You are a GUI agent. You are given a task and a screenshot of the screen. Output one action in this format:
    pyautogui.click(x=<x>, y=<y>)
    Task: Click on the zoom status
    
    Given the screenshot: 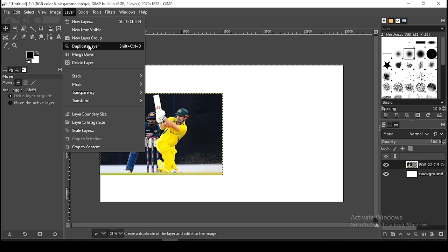 What is the action you would take?
    pyautogui.click(x=116, y=234)
    